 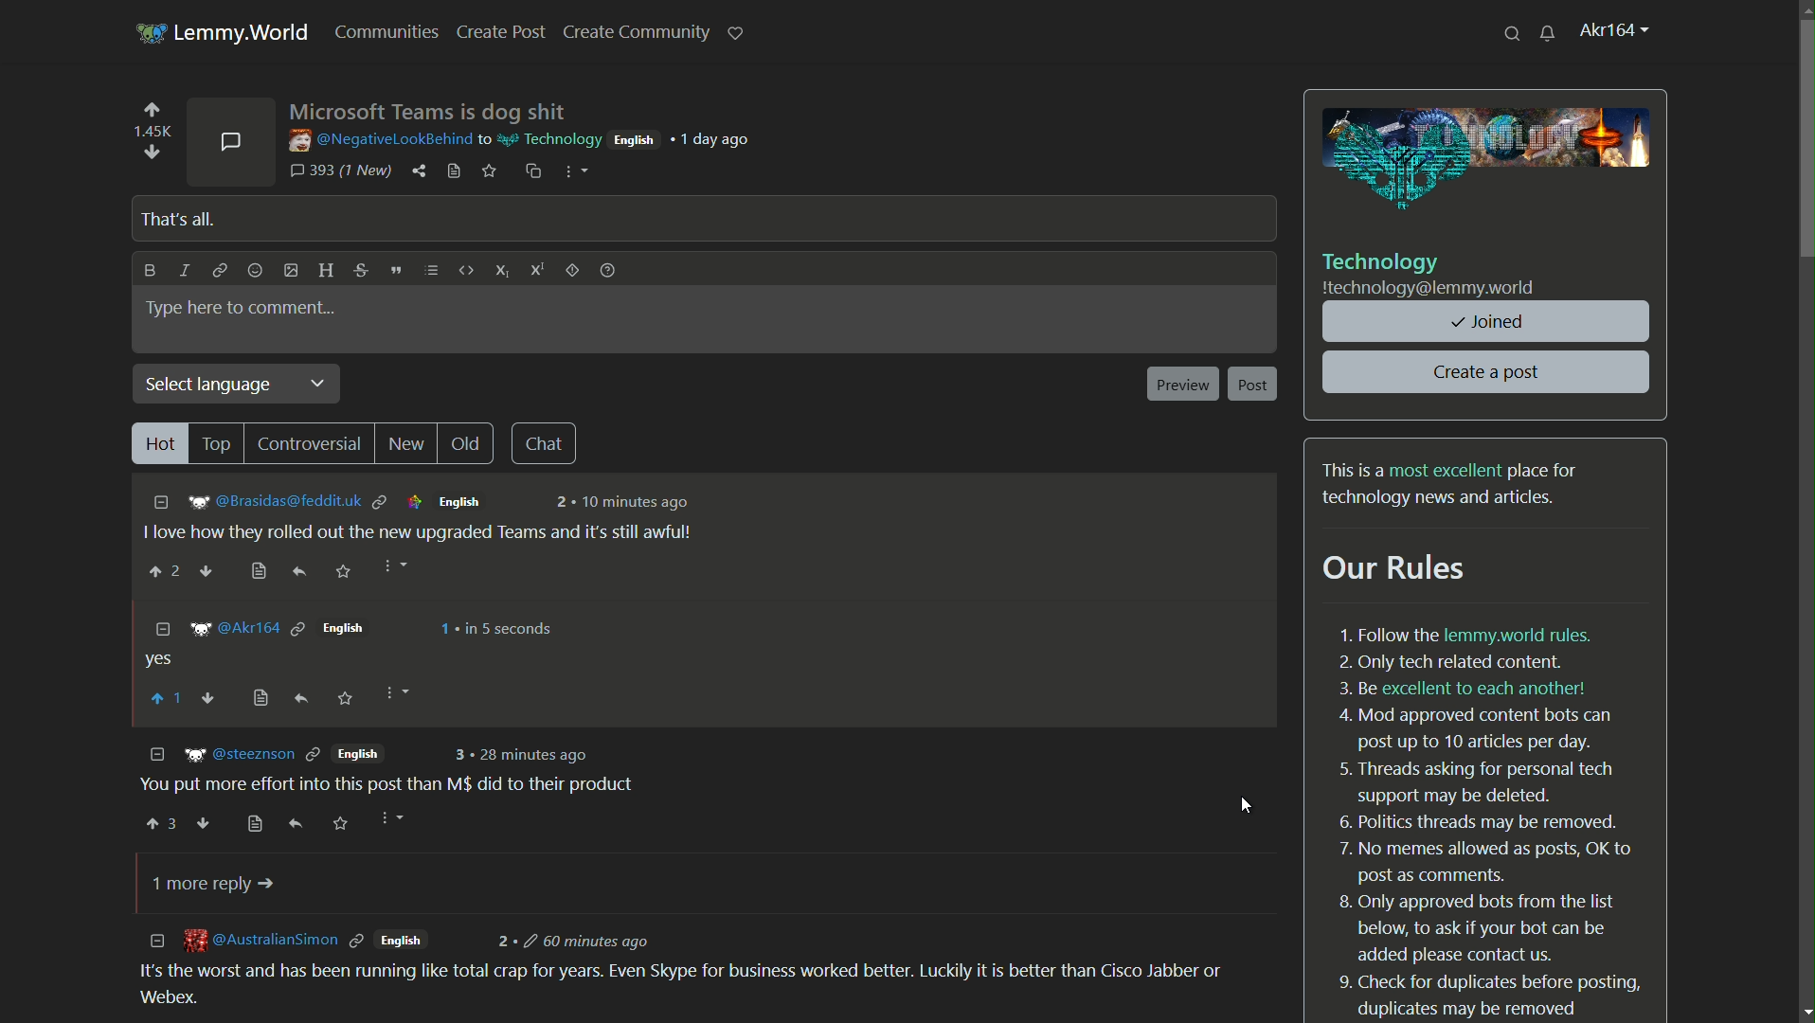 What do you see at coordinates (633, 139) in the screenshot?
I see `english` at bounding box center [633, 139].